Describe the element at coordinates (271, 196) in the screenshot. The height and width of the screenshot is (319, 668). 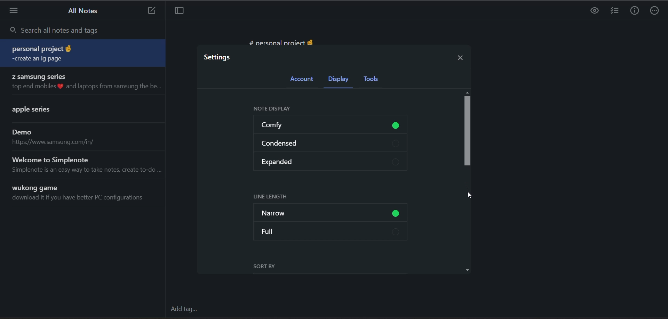
I see `unit length` at that location.